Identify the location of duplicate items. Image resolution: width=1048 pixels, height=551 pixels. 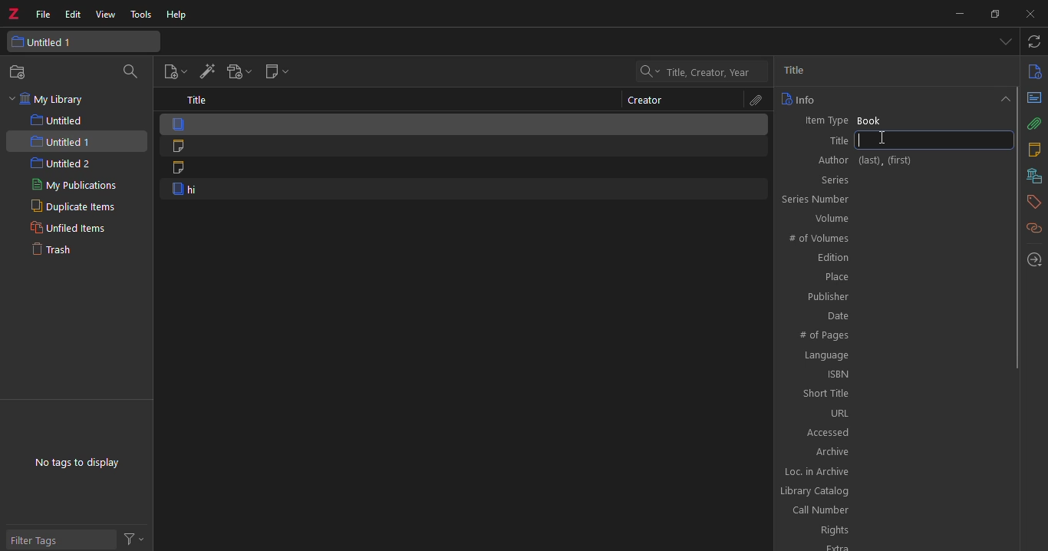
(68, 208).